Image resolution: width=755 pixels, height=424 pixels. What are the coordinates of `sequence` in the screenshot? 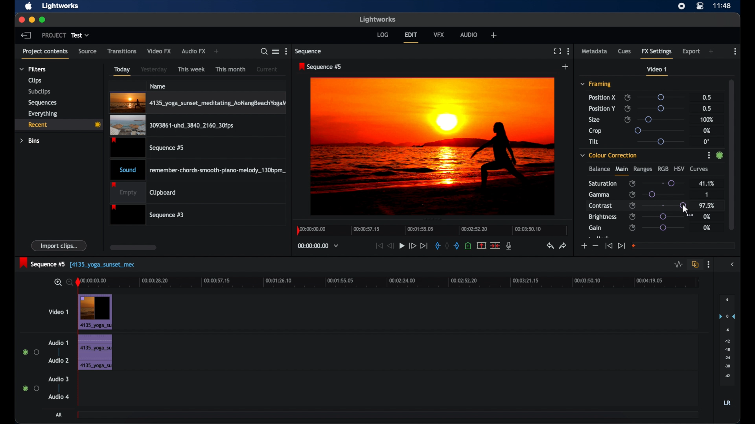 It's located at (309, 51).